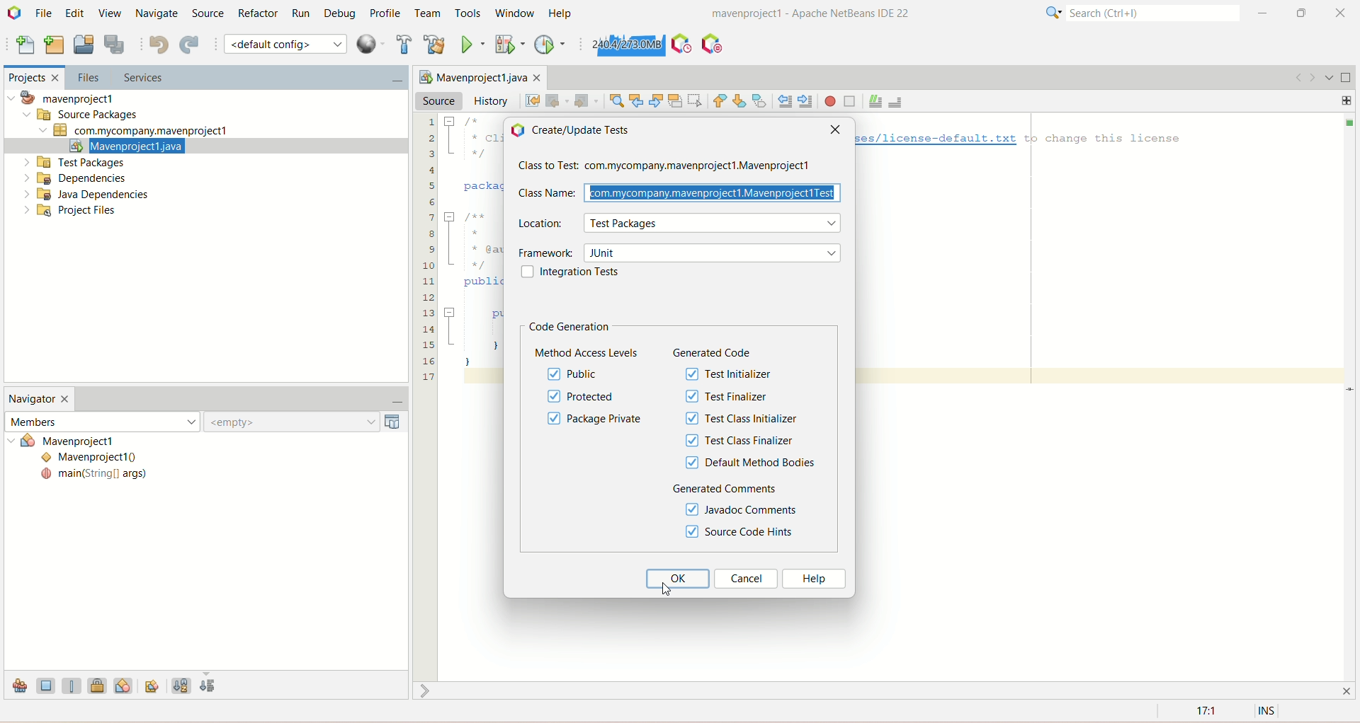  I want to click on source, so click(206, 12).